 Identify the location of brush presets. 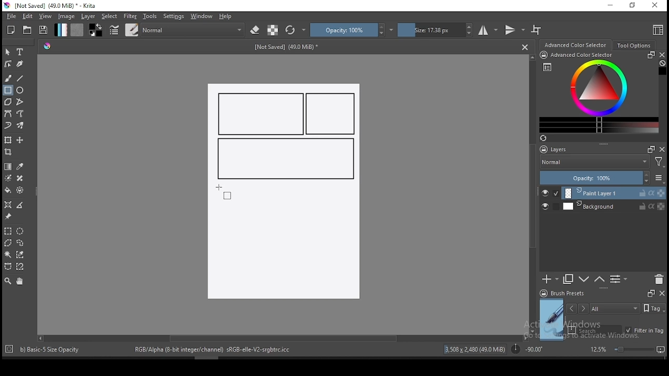
(566, 293).